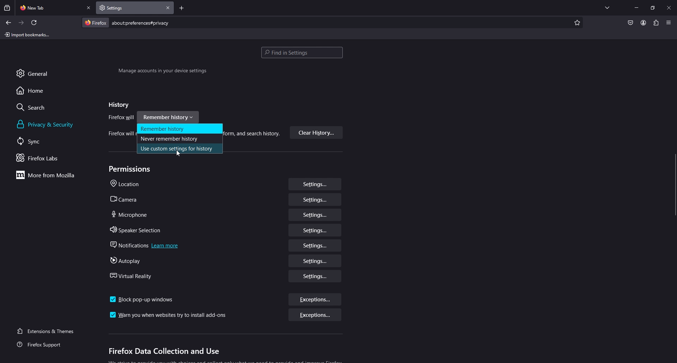 The width and height of the screenshot is (677, 363). Describe the element at coordinates (37, 107) in the screenshot. I see `search` at that location.